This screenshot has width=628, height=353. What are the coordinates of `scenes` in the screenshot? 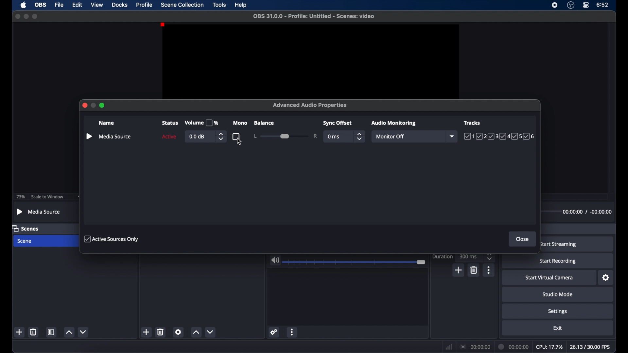 It's located at (26, 229).